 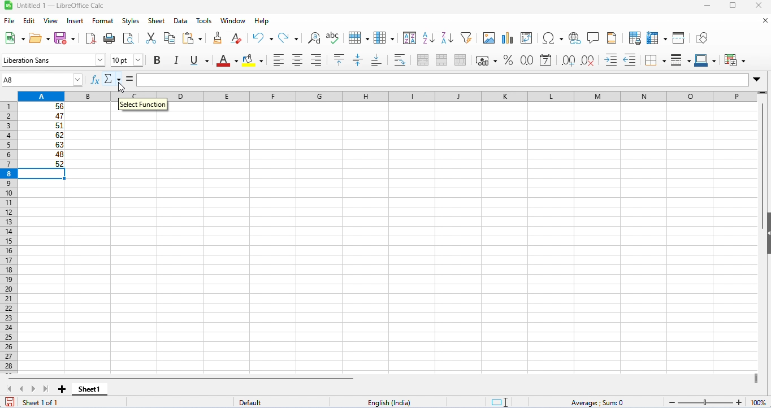 I want to click on add decimal place, so click(x=568, y=60).